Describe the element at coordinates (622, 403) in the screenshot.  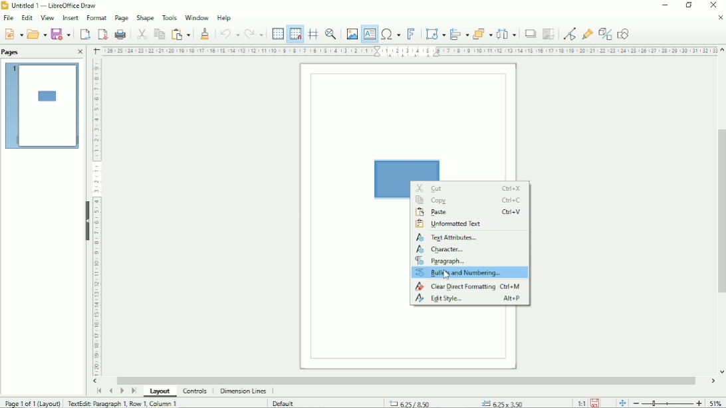
I see `fit page to current window` at that location.